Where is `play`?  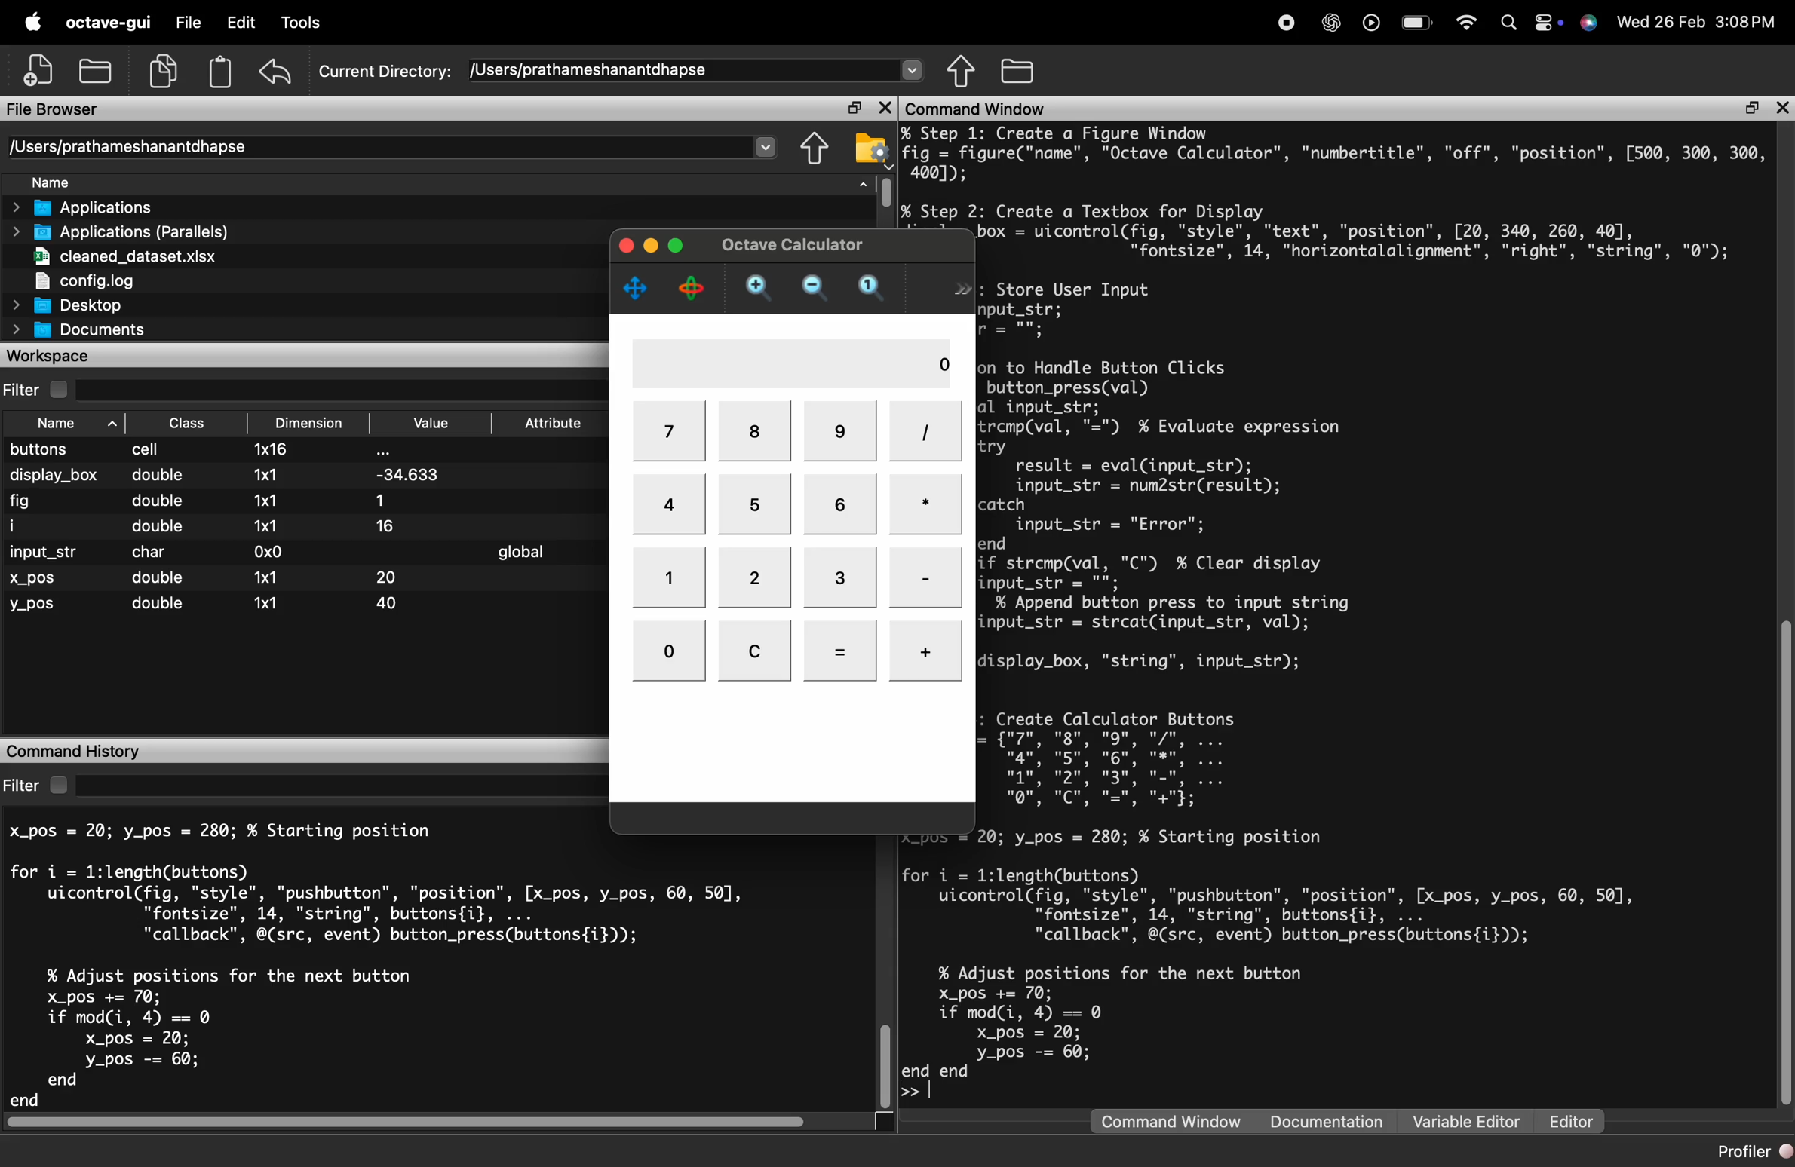
play is located at coordinates (1370, 23).